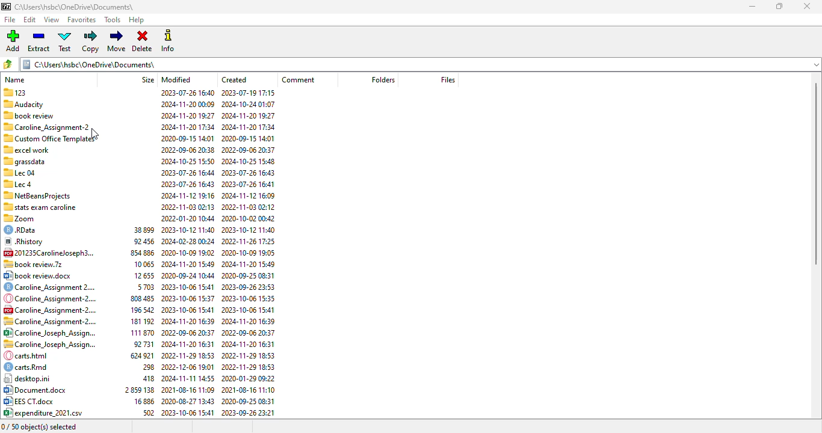  I want to click on 2024-11-20 15:49., so click(187, 265).